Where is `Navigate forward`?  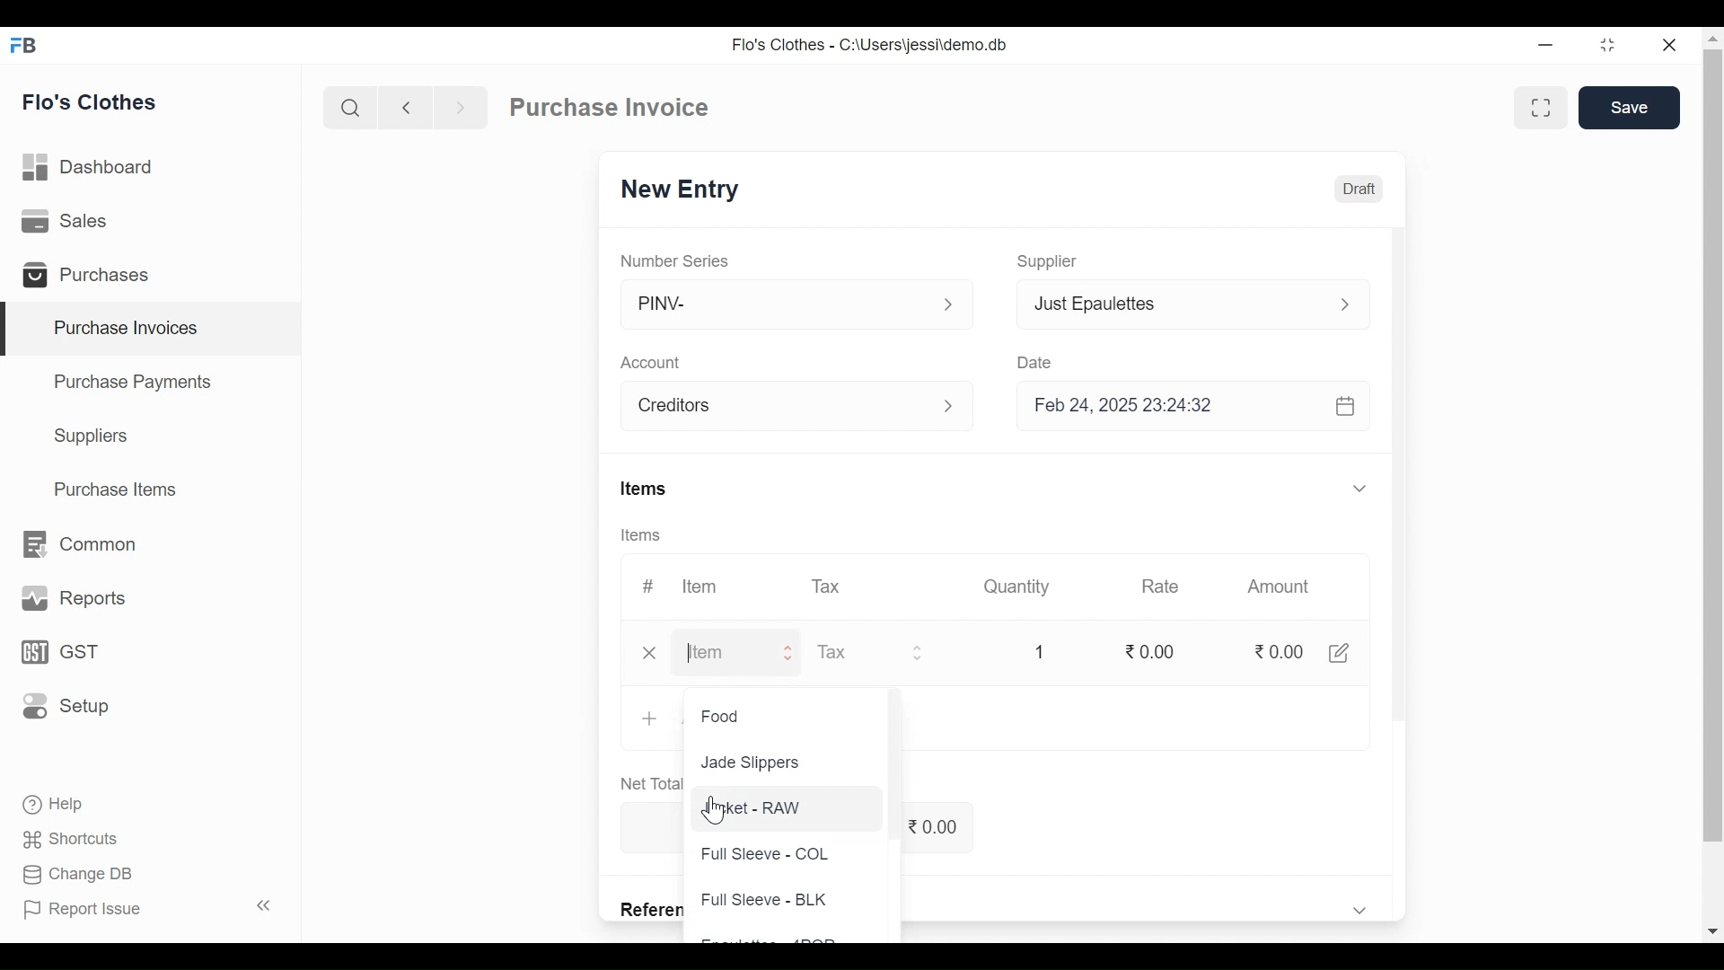 Navigate forward is located at coordinates (460, 108).